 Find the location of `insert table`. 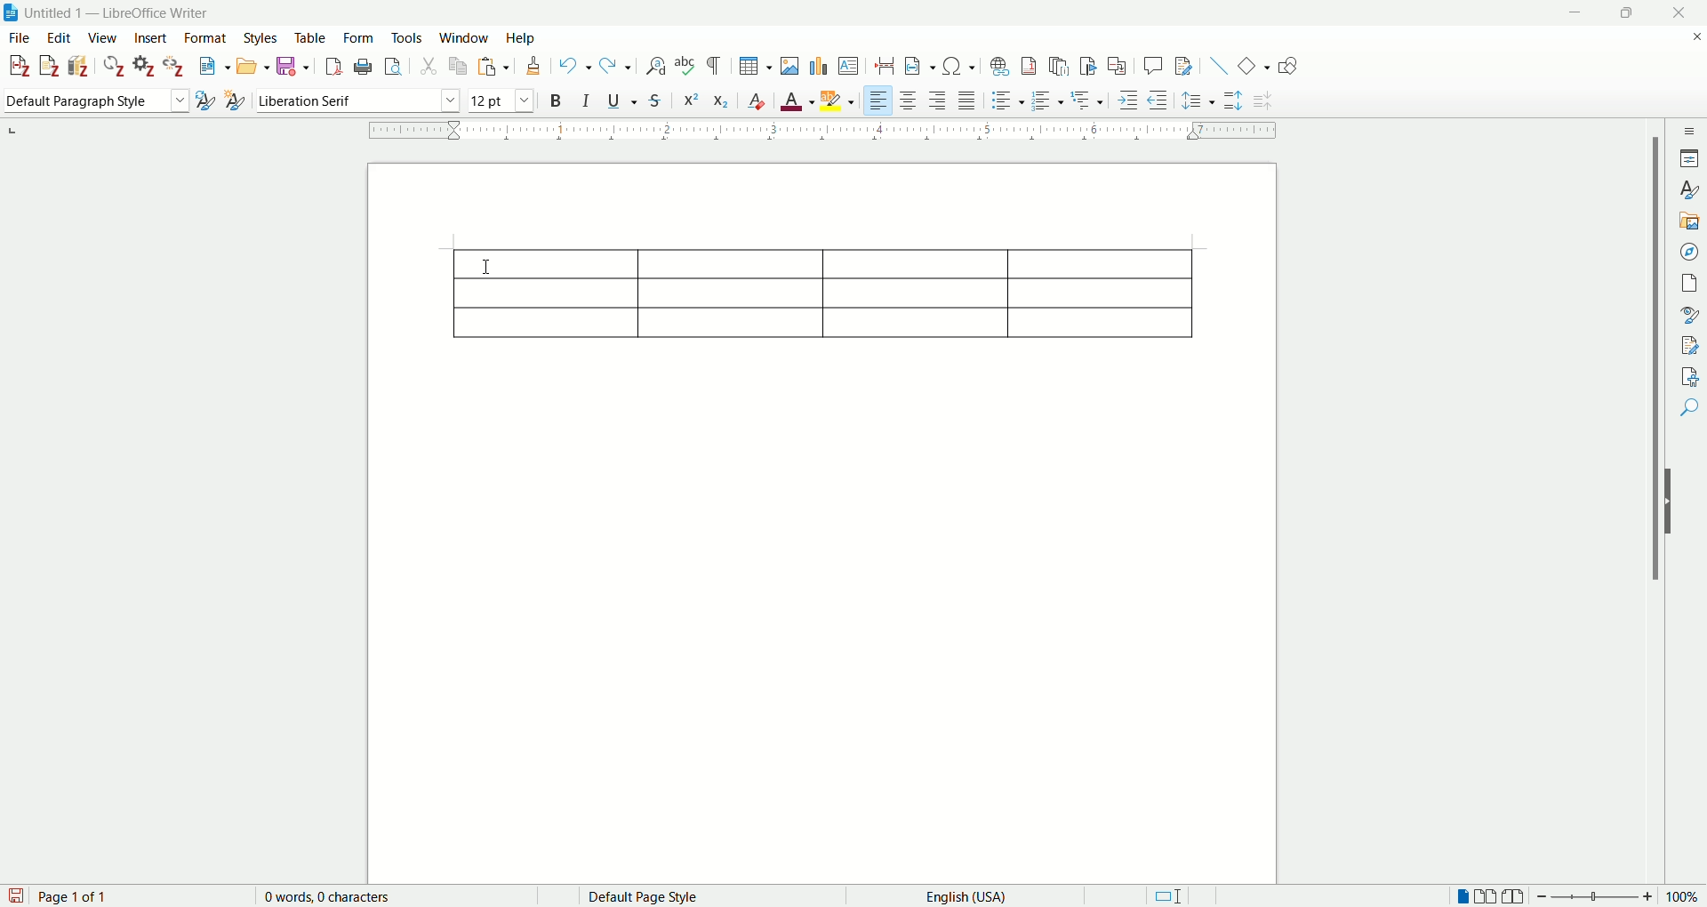

insert table is located at coordinates (755, 68).